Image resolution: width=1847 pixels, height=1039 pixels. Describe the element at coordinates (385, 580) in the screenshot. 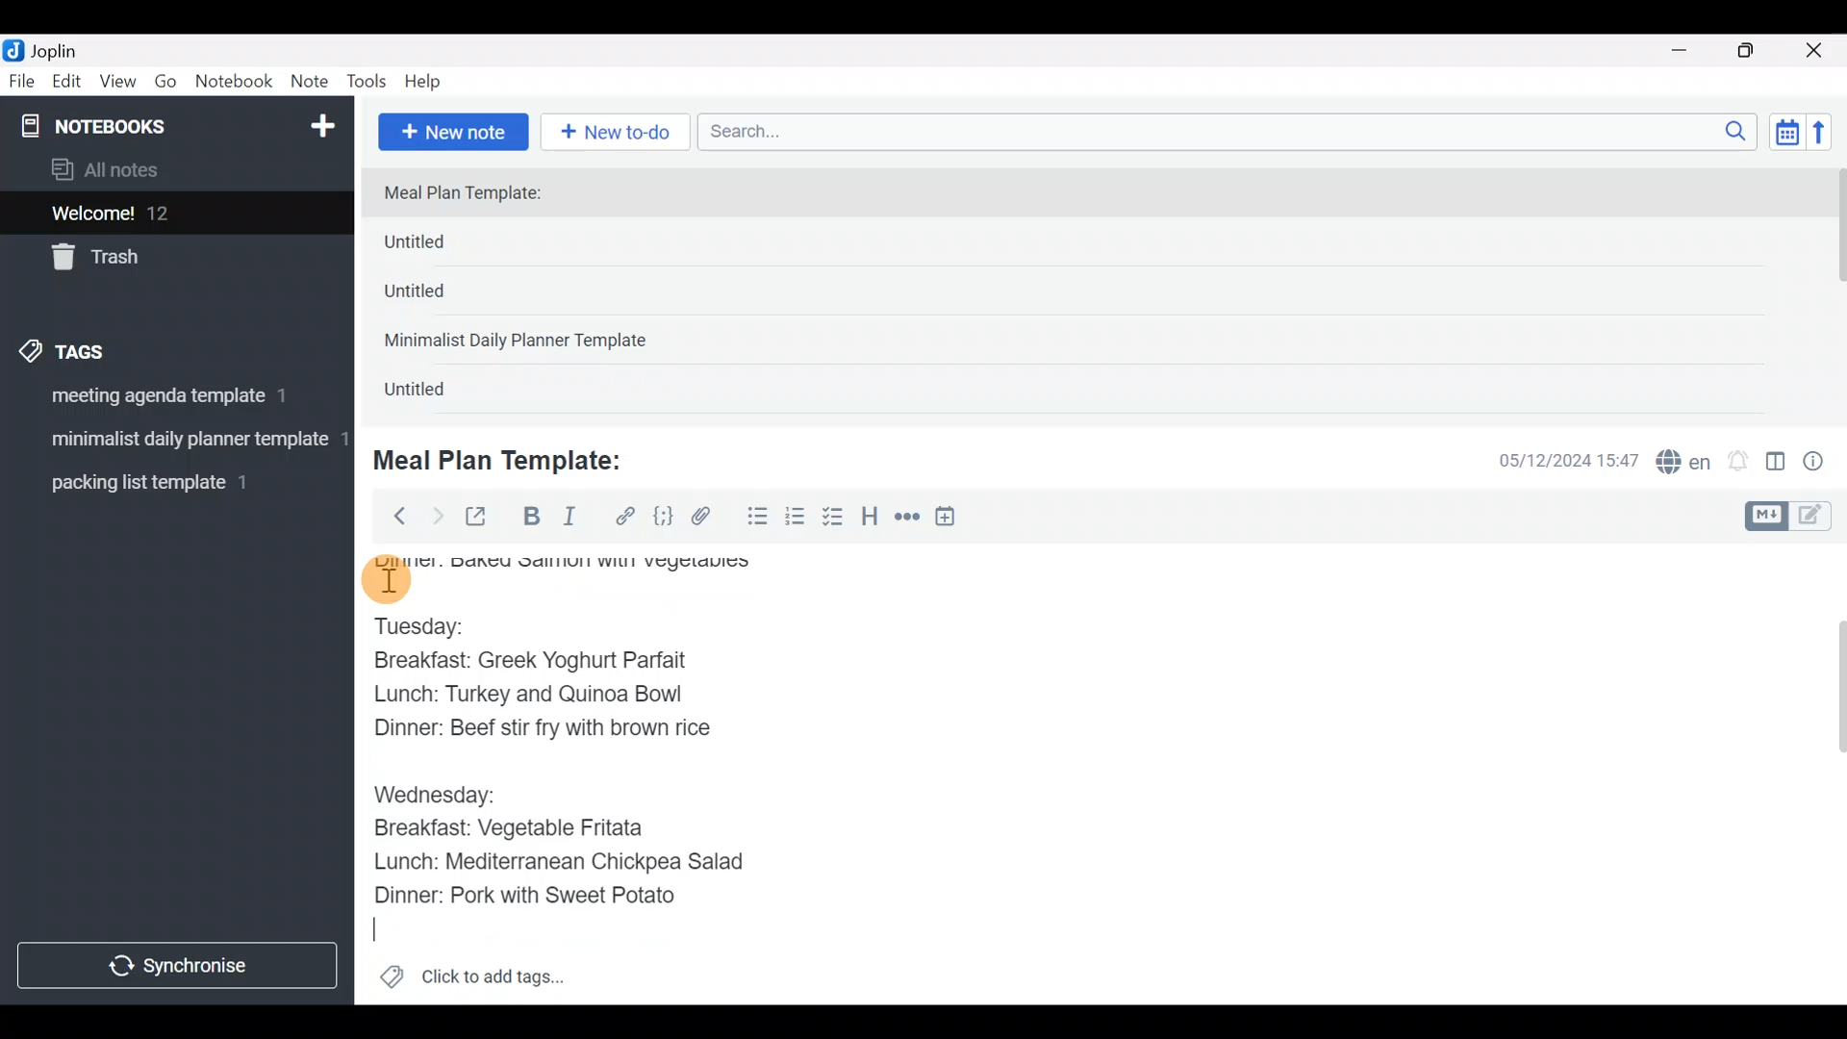

I see `cursor` at that location.